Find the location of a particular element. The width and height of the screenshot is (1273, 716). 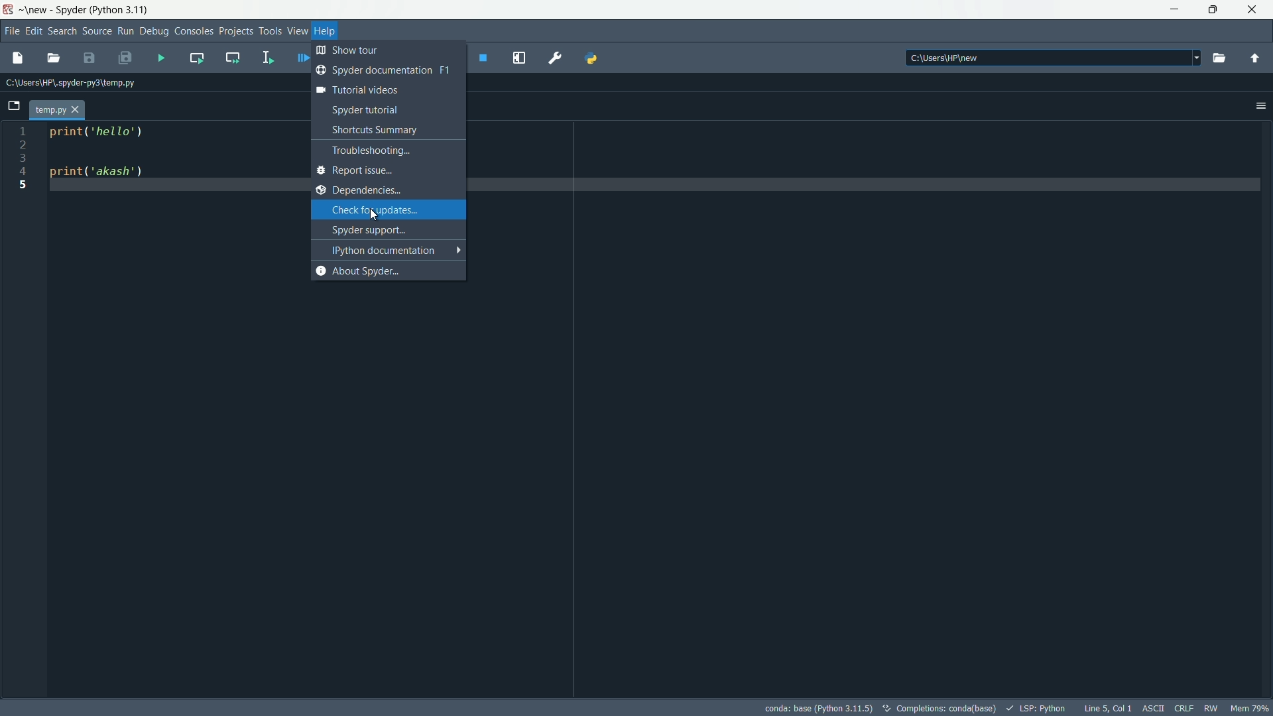

ascii is located at coordinates (1154, 708).